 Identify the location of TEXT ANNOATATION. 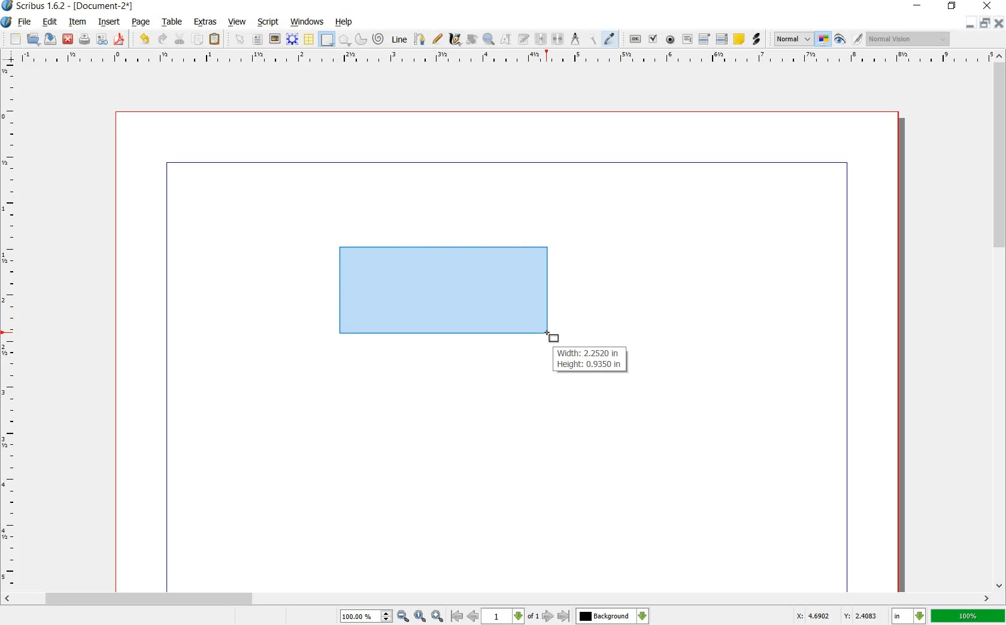
(738, 40).